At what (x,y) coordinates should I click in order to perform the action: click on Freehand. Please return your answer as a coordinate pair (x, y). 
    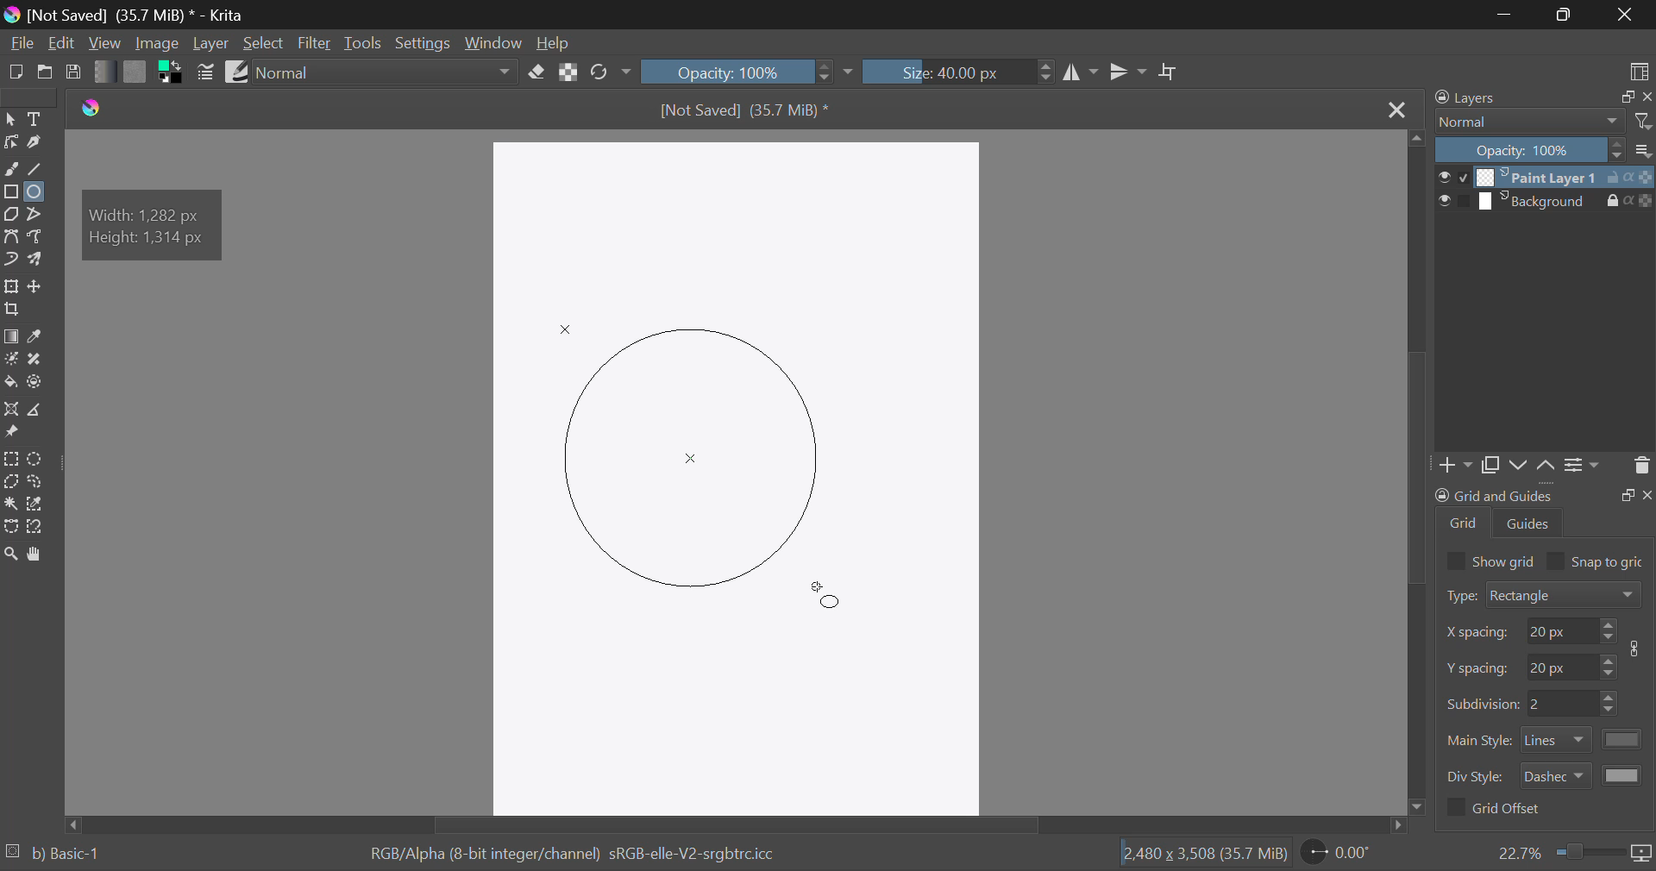
    Looking at the image, I should click on (12, 169).